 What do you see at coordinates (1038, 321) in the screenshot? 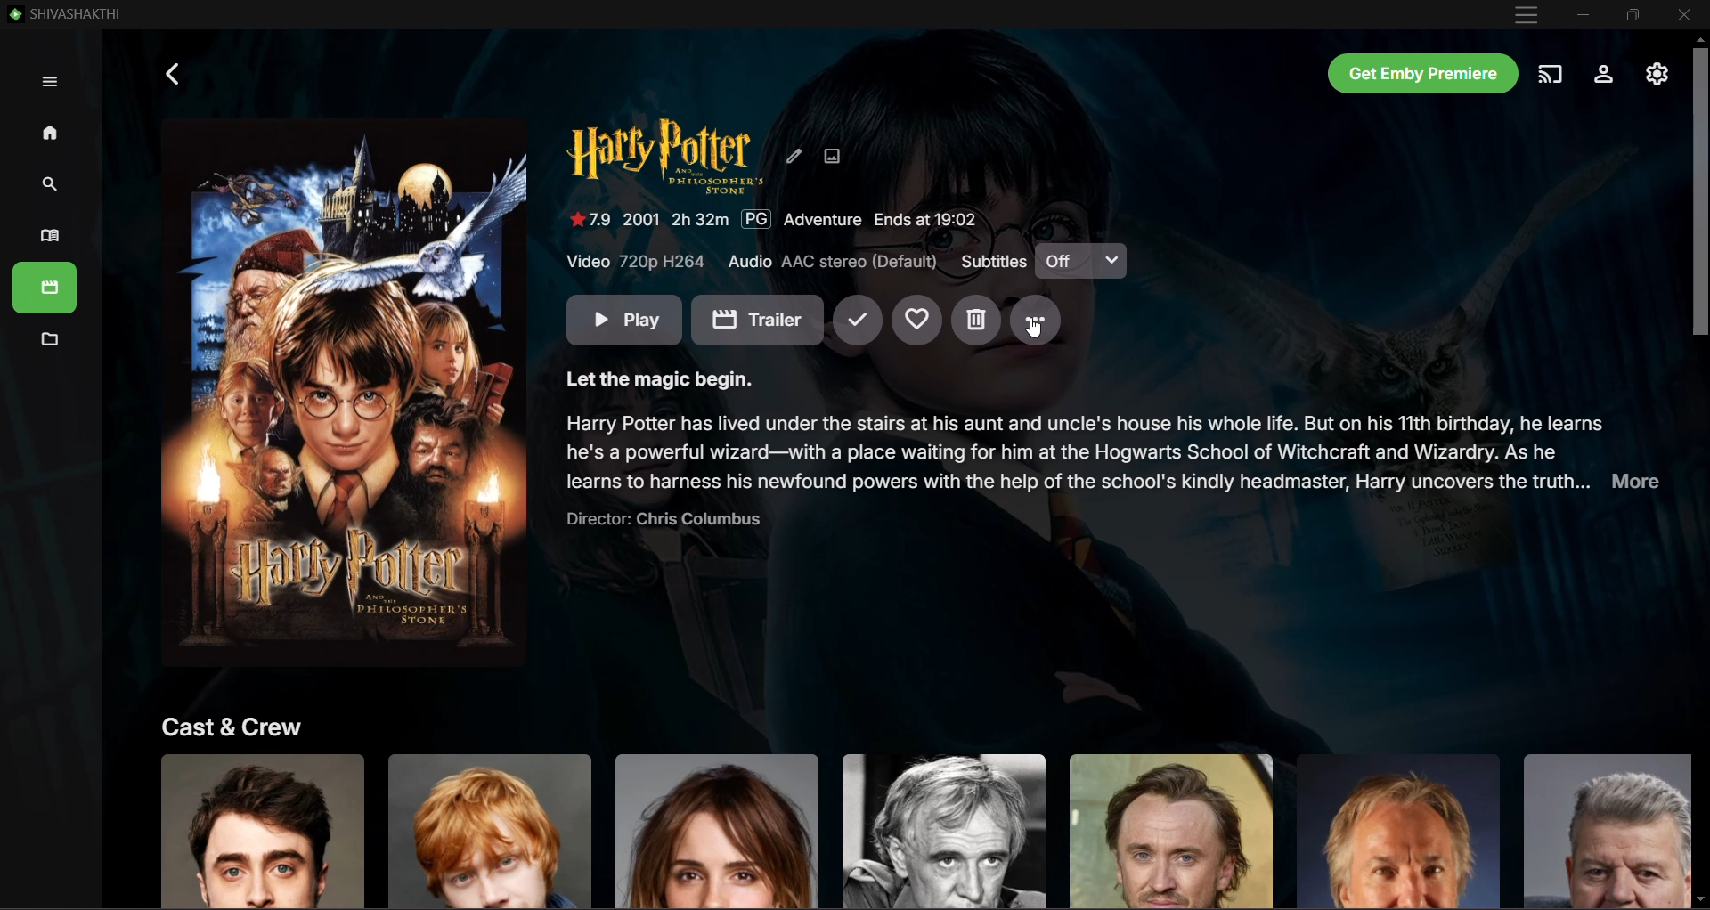
I see `More` at bounding box center [1038, 321].